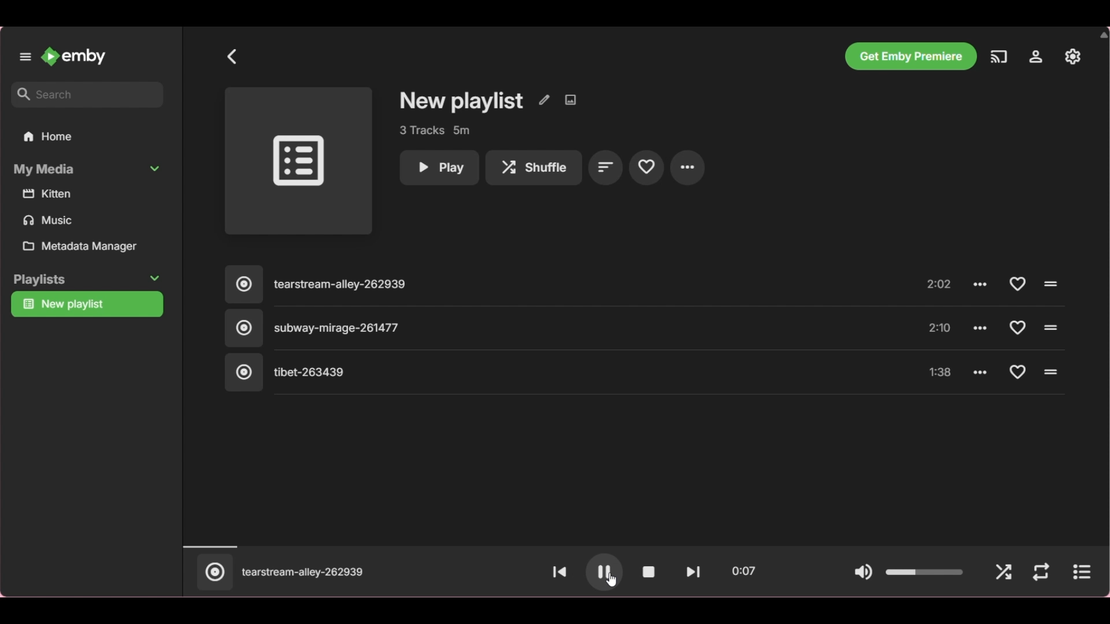 The image size is (1110, 624). I want to click on Go to home, so click(73, 57).